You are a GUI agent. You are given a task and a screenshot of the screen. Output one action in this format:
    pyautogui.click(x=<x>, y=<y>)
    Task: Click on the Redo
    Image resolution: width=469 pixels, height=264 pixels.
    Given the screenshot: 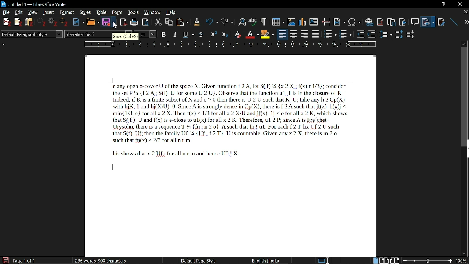 What is the action you would take?
    pyautogui.click(x=226, y=21)
    